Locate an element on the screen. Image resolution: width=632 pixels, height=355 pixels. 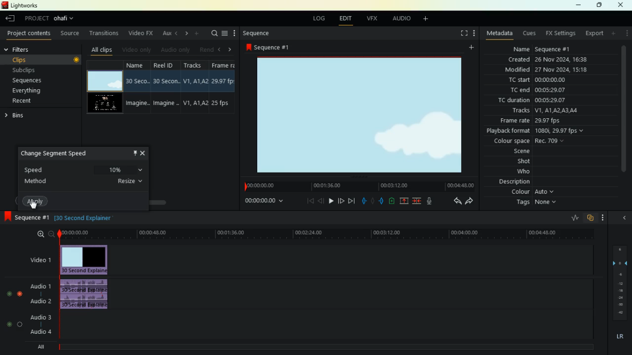
description is located at coordinates (514, 182).